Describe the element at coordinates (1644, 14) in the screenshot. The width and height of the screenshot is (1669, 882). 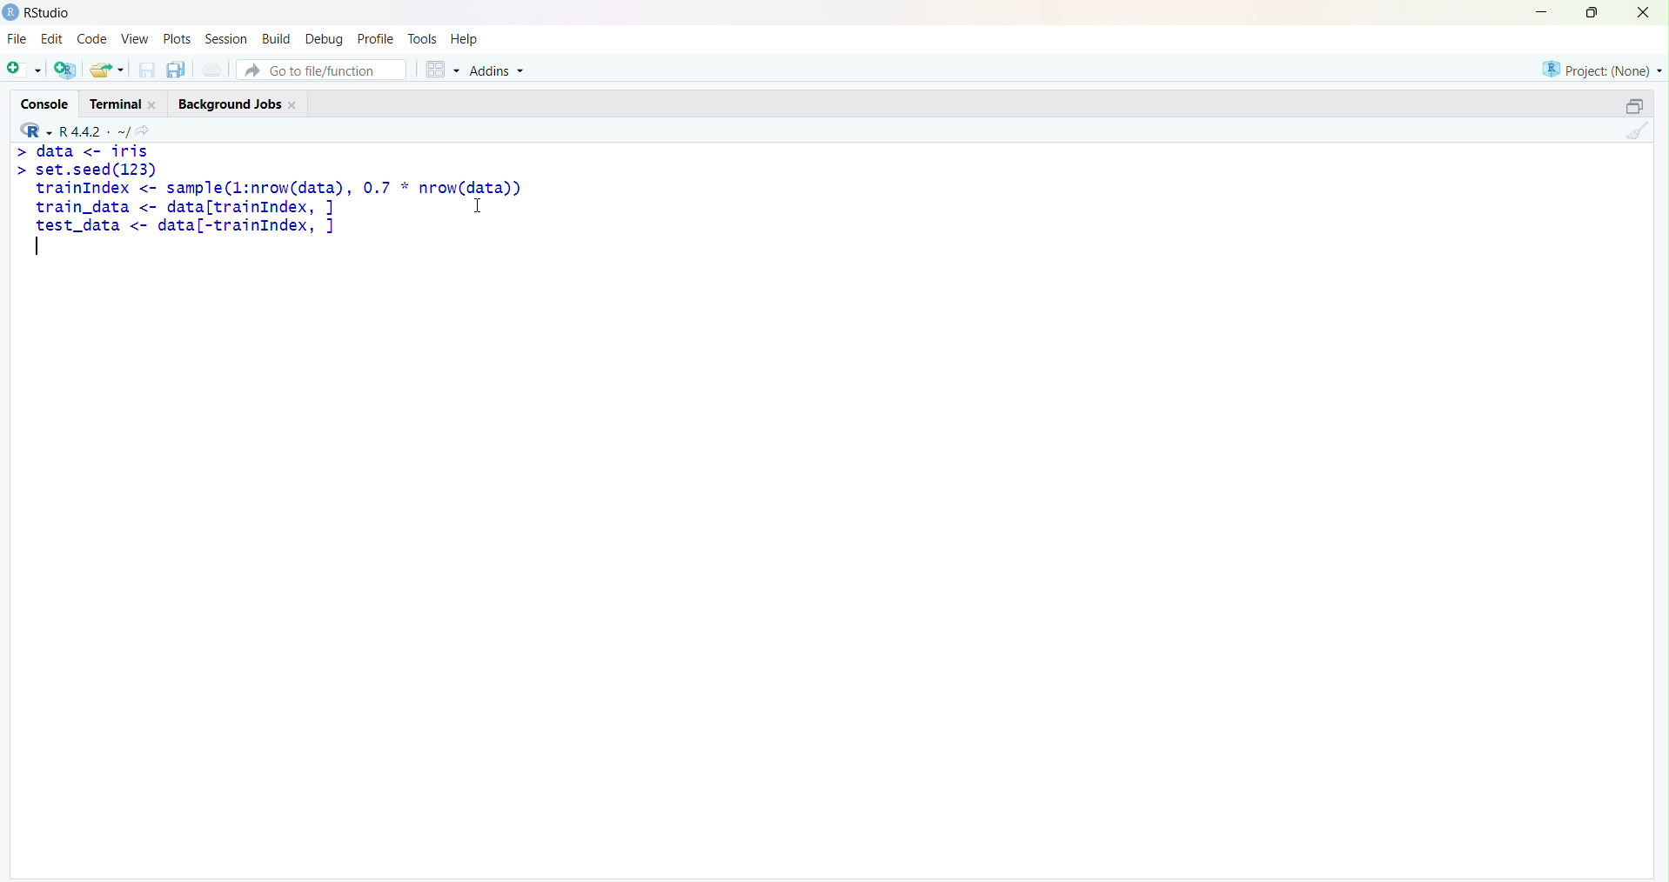
I see `Close` at that location.